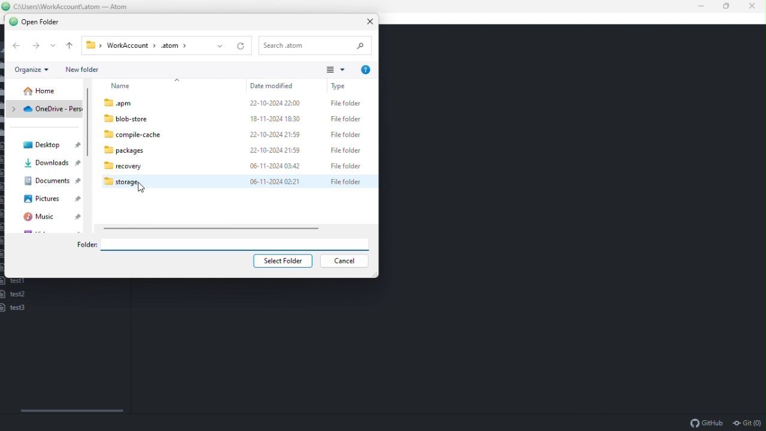 Image resolution: width=766 pixels, height=431 pixels. What do you see at coordinates (14, 295) in the screenshot?
I see `test2` at bounding box center [14, 295].